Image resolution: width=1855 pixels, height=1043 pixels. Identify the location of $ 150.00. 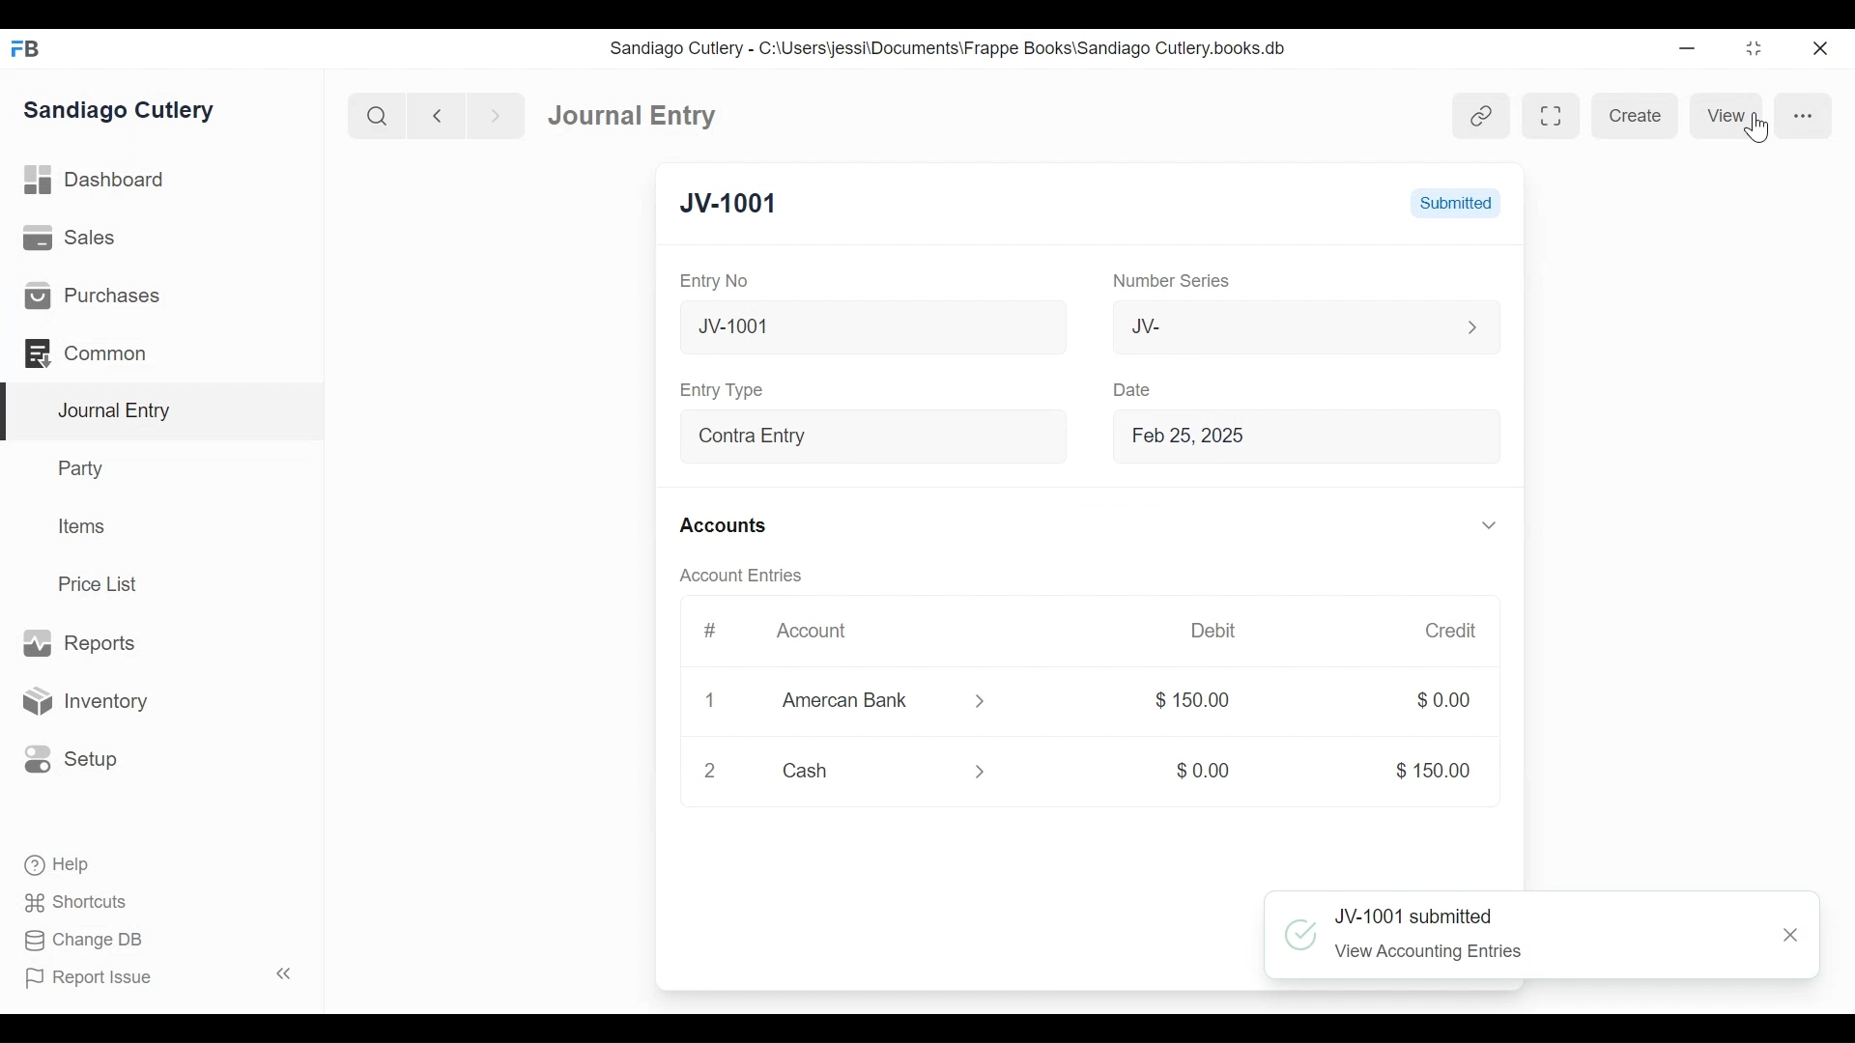
(1186, 701).